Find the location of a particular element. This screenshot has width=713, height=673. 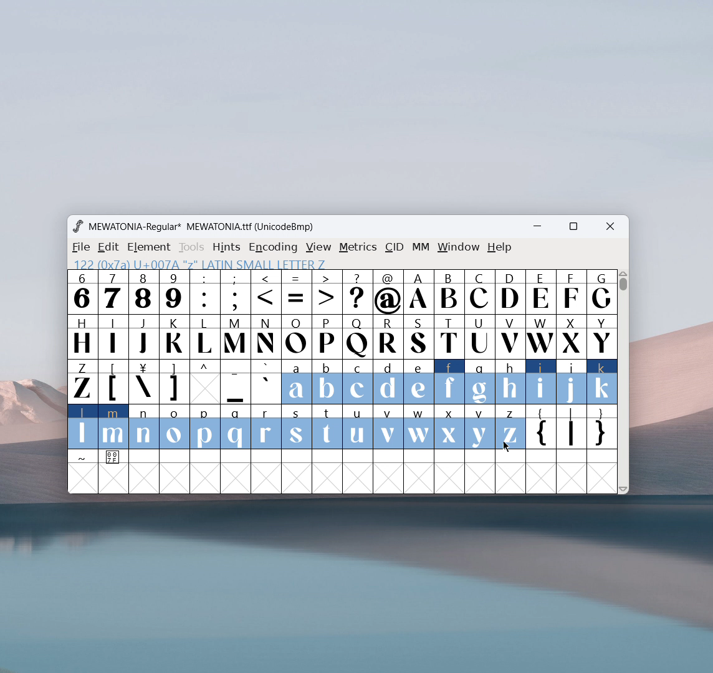

C is located at coordinates (479, 292).